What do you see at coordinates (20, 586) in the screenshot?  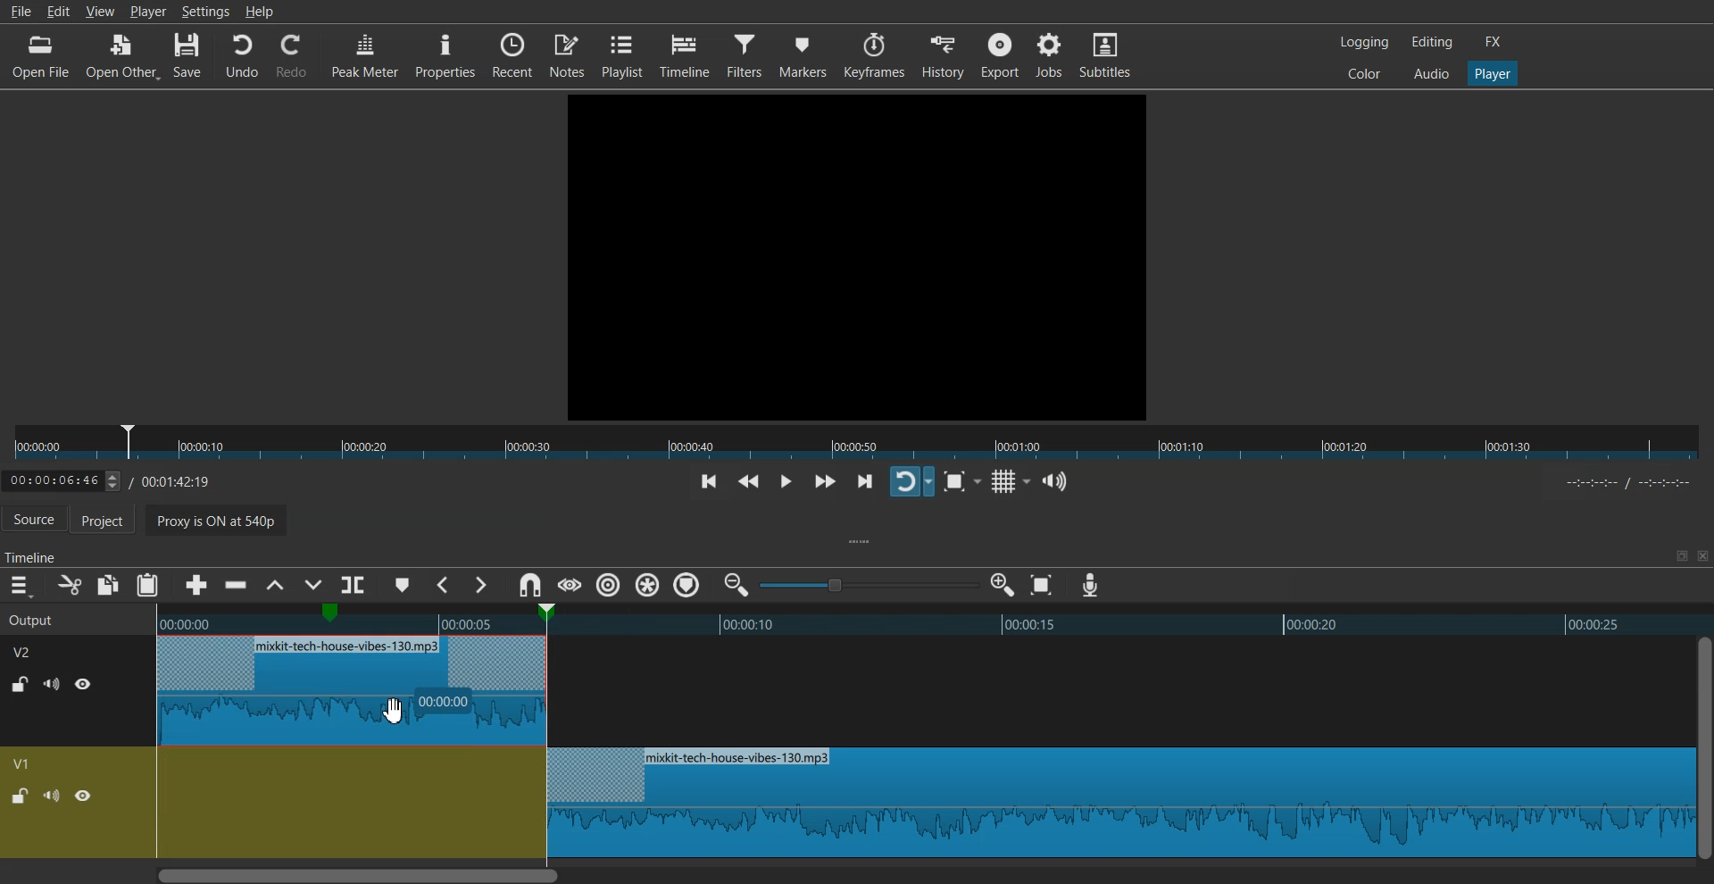 I see `Hamburger menu` at bounding box center [20, 586].